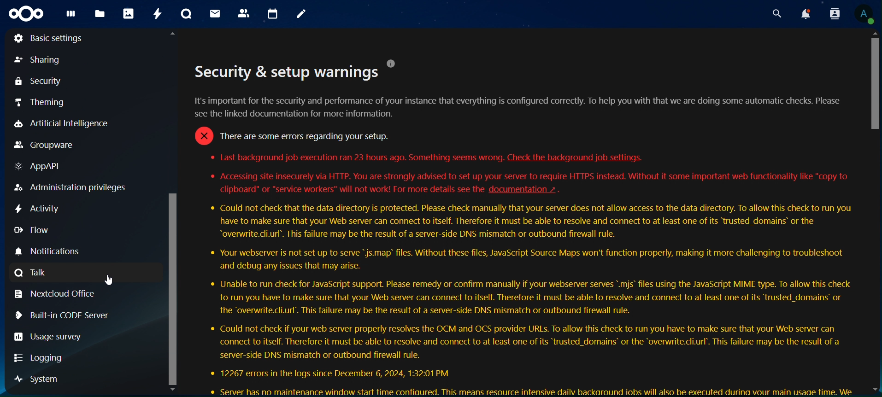 This screenshot has width=882, height=397. Describe the element at coordinates (173, 213) in the screenshot. I see `Scrollbar` at that location.